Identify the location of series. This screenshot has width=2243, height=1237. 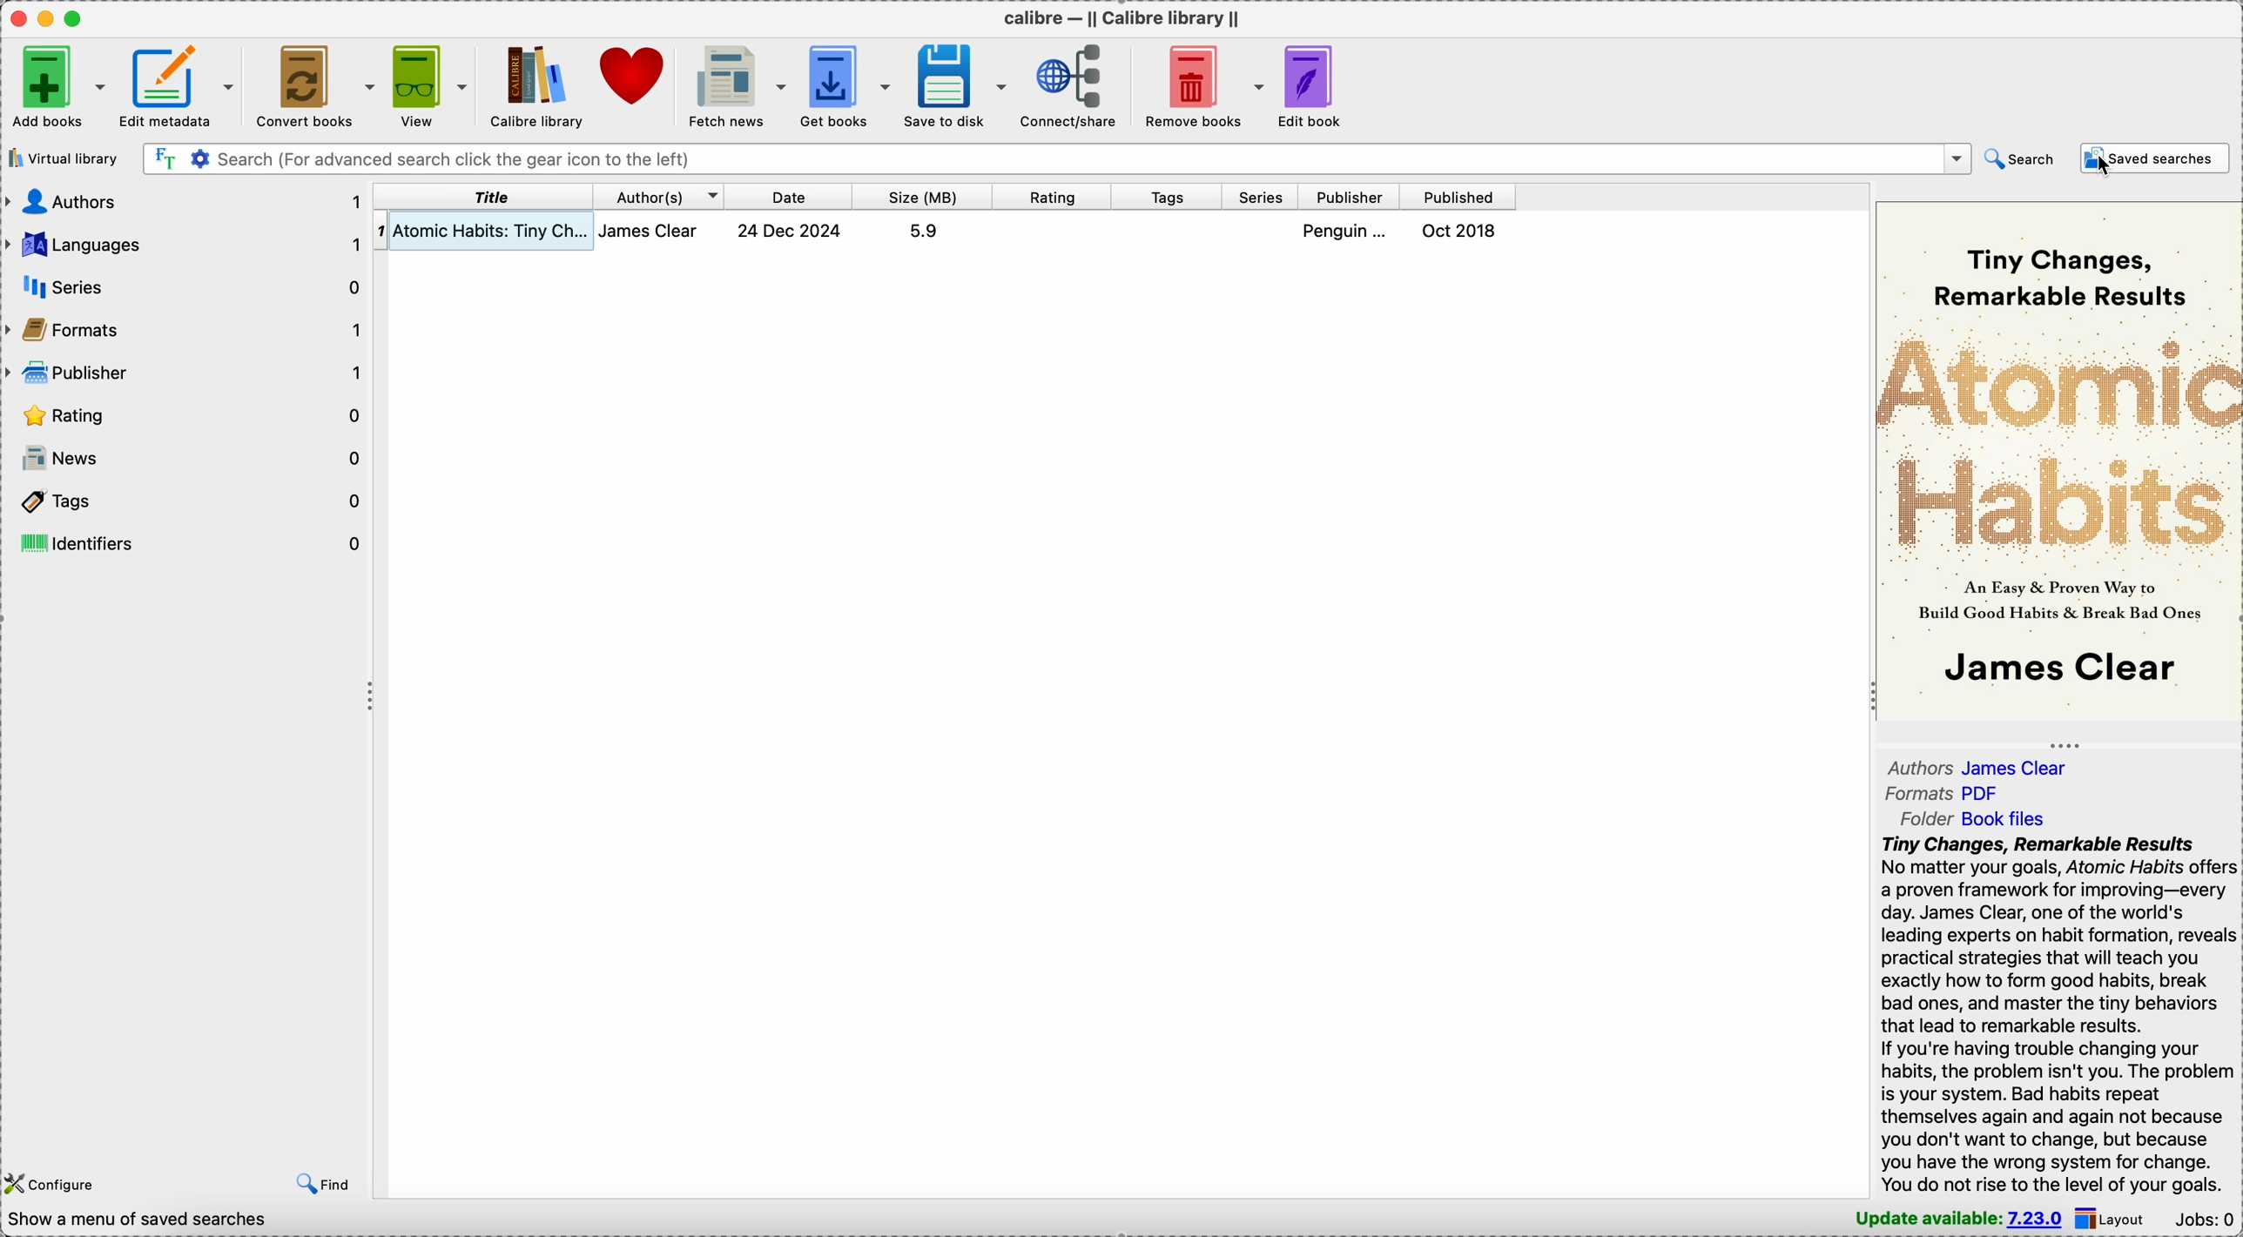
(1262, 198).